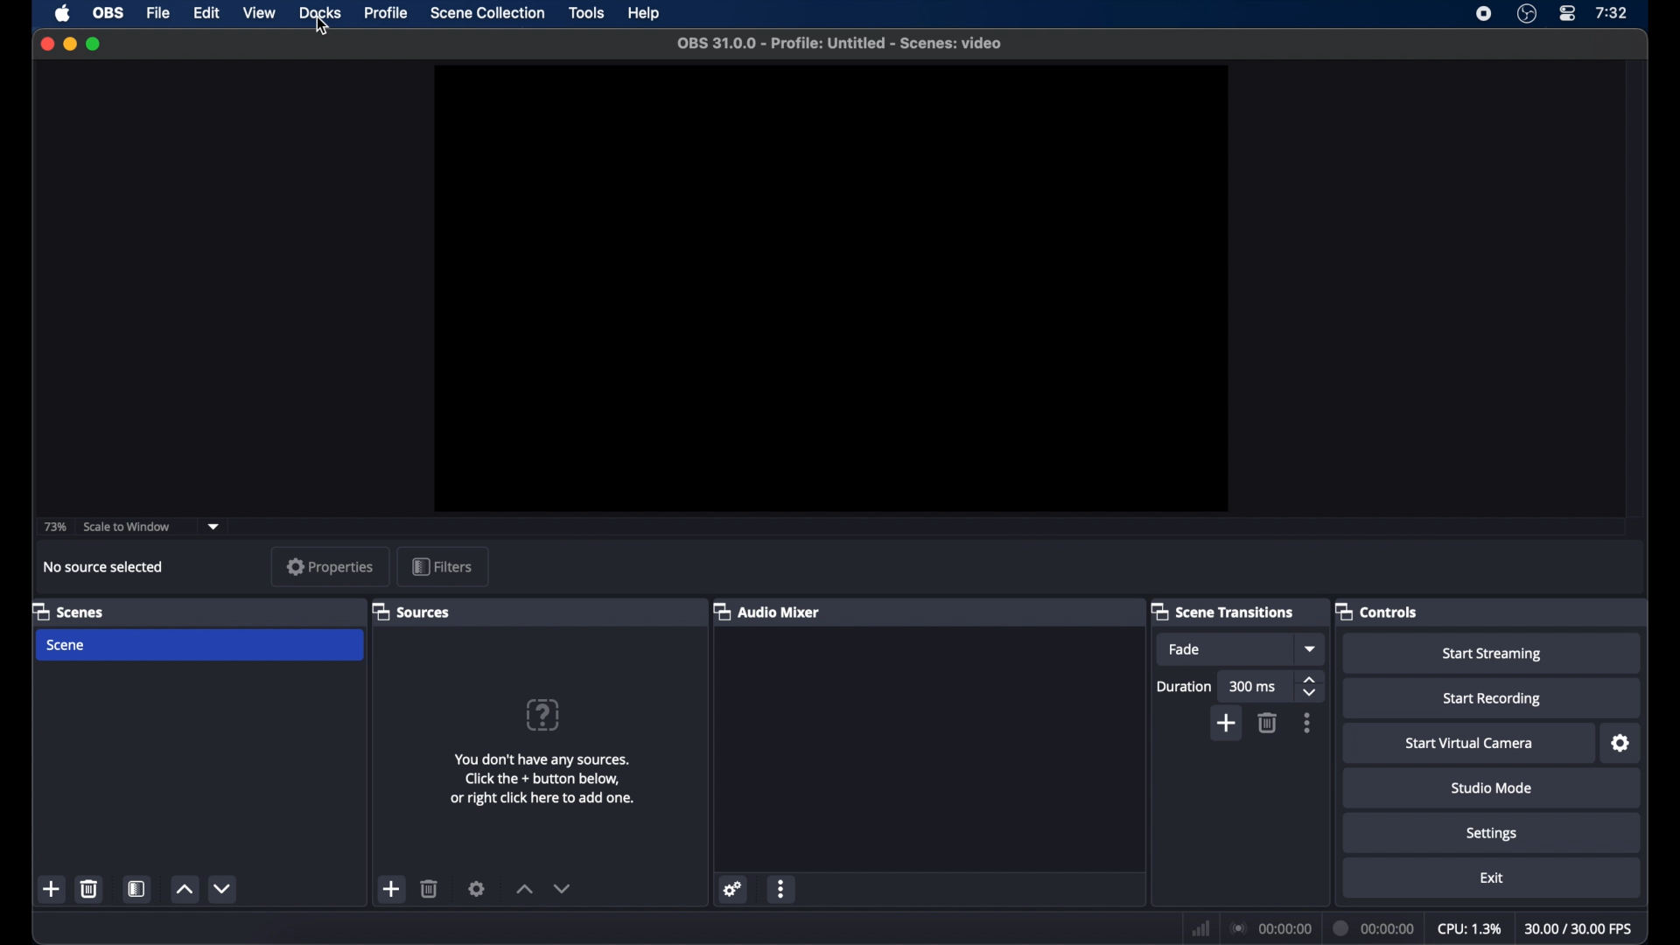 The height and width of the screenshot is (945, 1680). What do you see at coordinates (1492, 654) in the screenshot?
I see `start streaming` at bounding box center [1492, 654].